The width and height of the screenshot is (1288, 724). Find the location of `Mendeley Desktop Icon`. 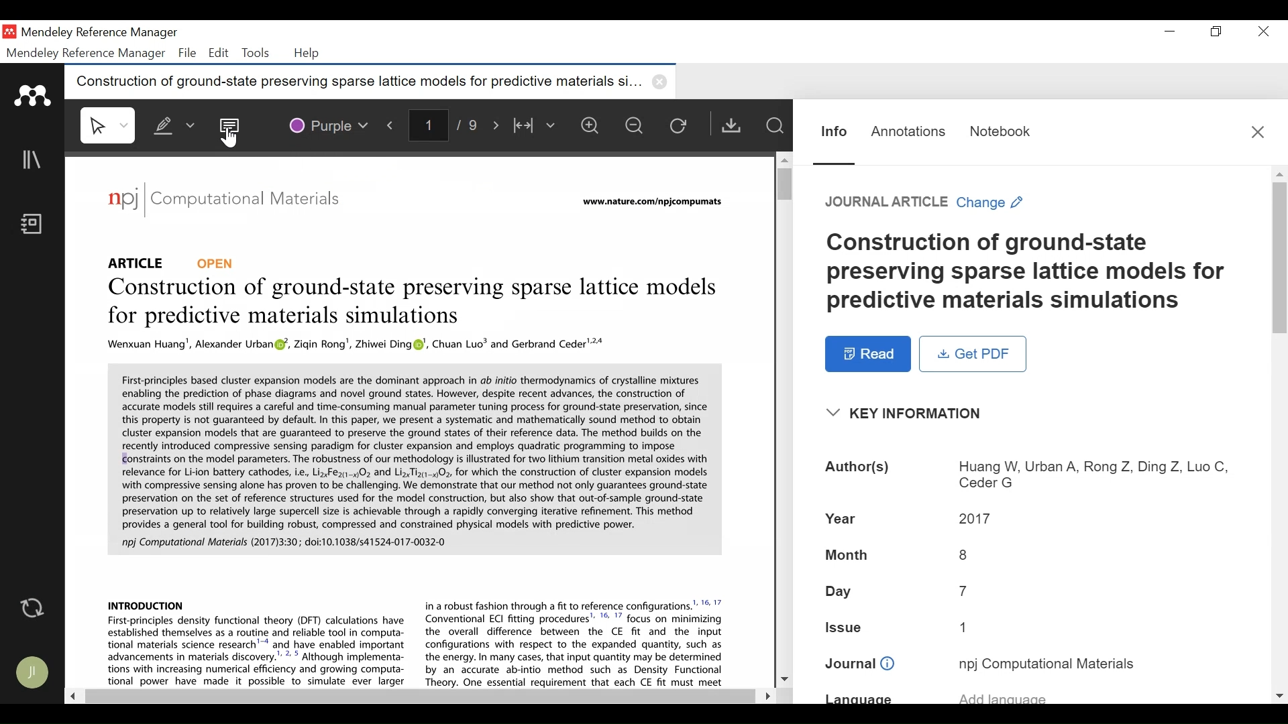

Mendeley Desktop Icon is located at coordinates (9, 32).